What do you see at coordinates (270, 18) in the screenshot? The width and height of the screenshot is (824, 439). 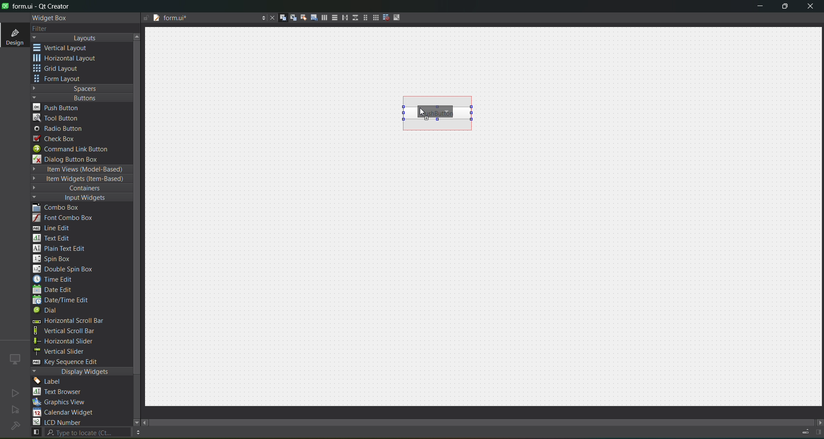 I see `close document` at bounding box center [270, 18].